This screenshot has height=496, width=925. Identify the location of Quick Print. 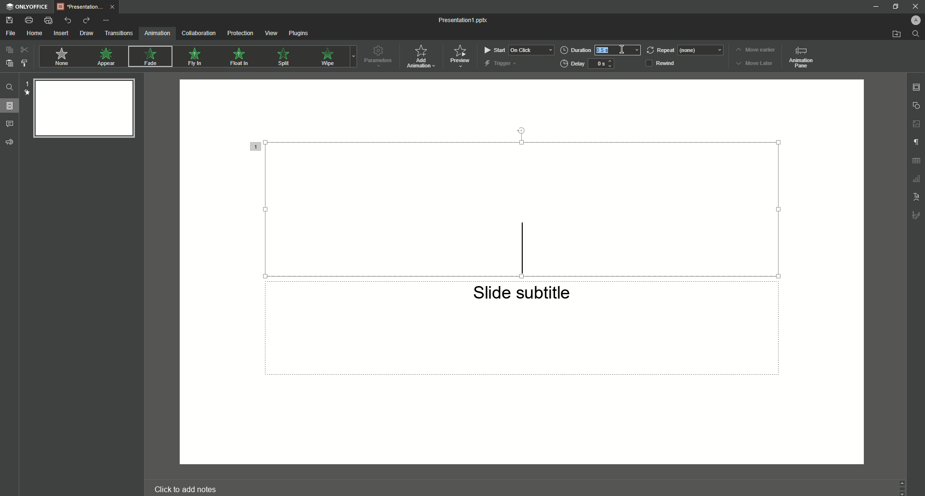
(48, 20).